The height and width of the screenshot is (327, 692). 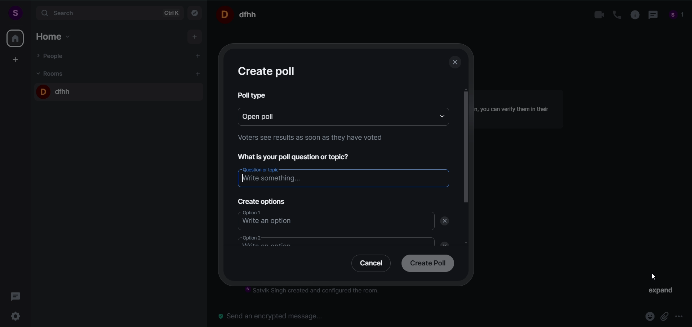 I want to click on option 2, so click(x=332, y=240).